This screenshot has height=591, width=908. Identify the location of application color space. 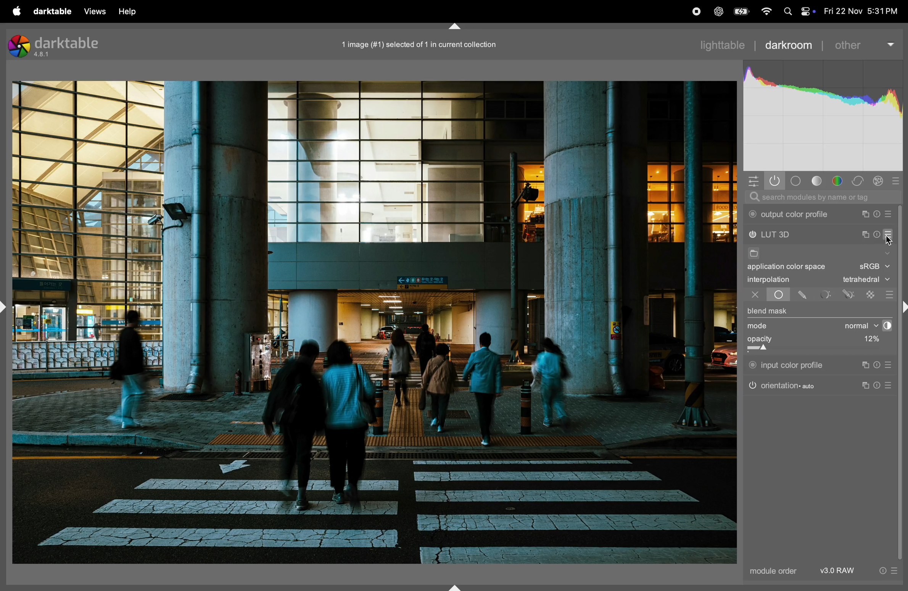
(793, 268).